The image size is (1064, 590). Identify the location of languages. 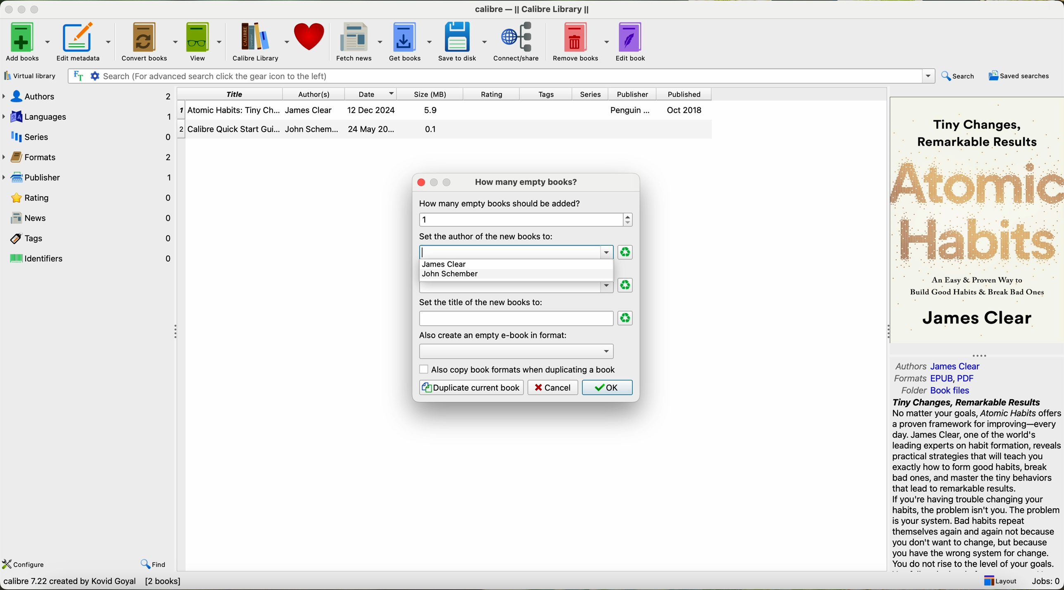
(88, 116).